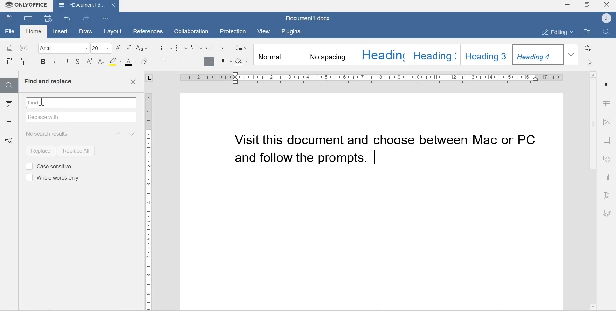  I want to click on Table, so click(607, 102).